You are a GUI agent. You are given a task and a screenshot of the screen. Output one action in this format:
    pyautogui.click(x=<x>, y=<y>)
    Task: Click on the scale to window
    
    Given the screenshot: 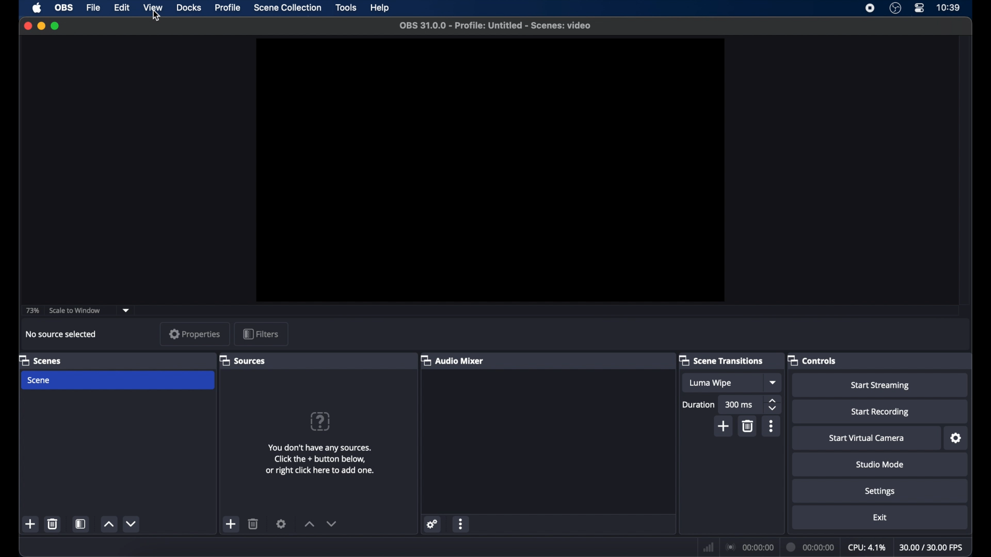 What is the action you would take?
    pyautogui.click(x=75, y=310)
    